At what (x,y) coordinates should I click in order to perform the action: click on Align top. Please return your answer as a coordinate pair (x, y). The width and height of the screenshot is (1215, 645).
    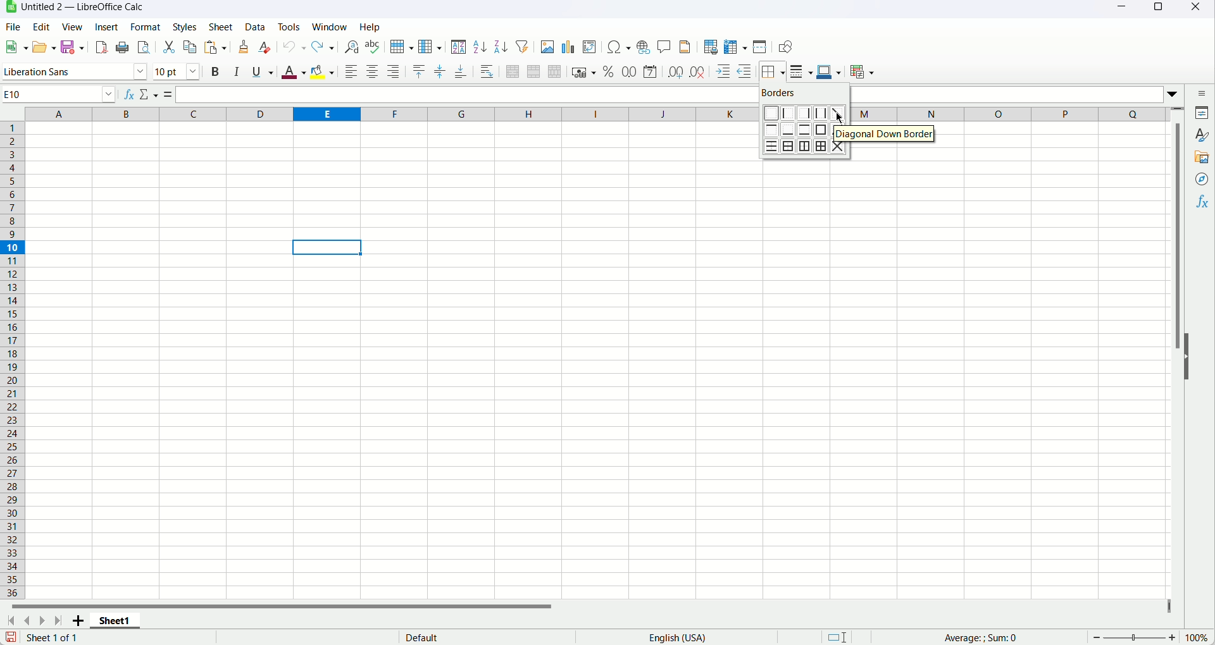
    Looking at the image, I should click on (418, 70).